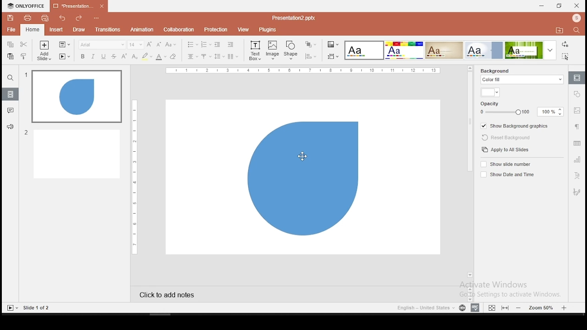 The height and width of the screenshot is (330, 587). What do you see at coordinates (10, 94) in the screenshot?
I see `slides` at bounding box center [10, 94].